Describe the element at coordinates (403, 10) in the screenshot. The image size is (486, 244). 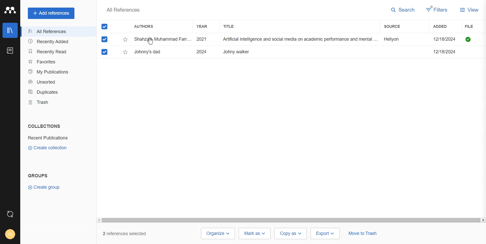
I see `Search` at that location.